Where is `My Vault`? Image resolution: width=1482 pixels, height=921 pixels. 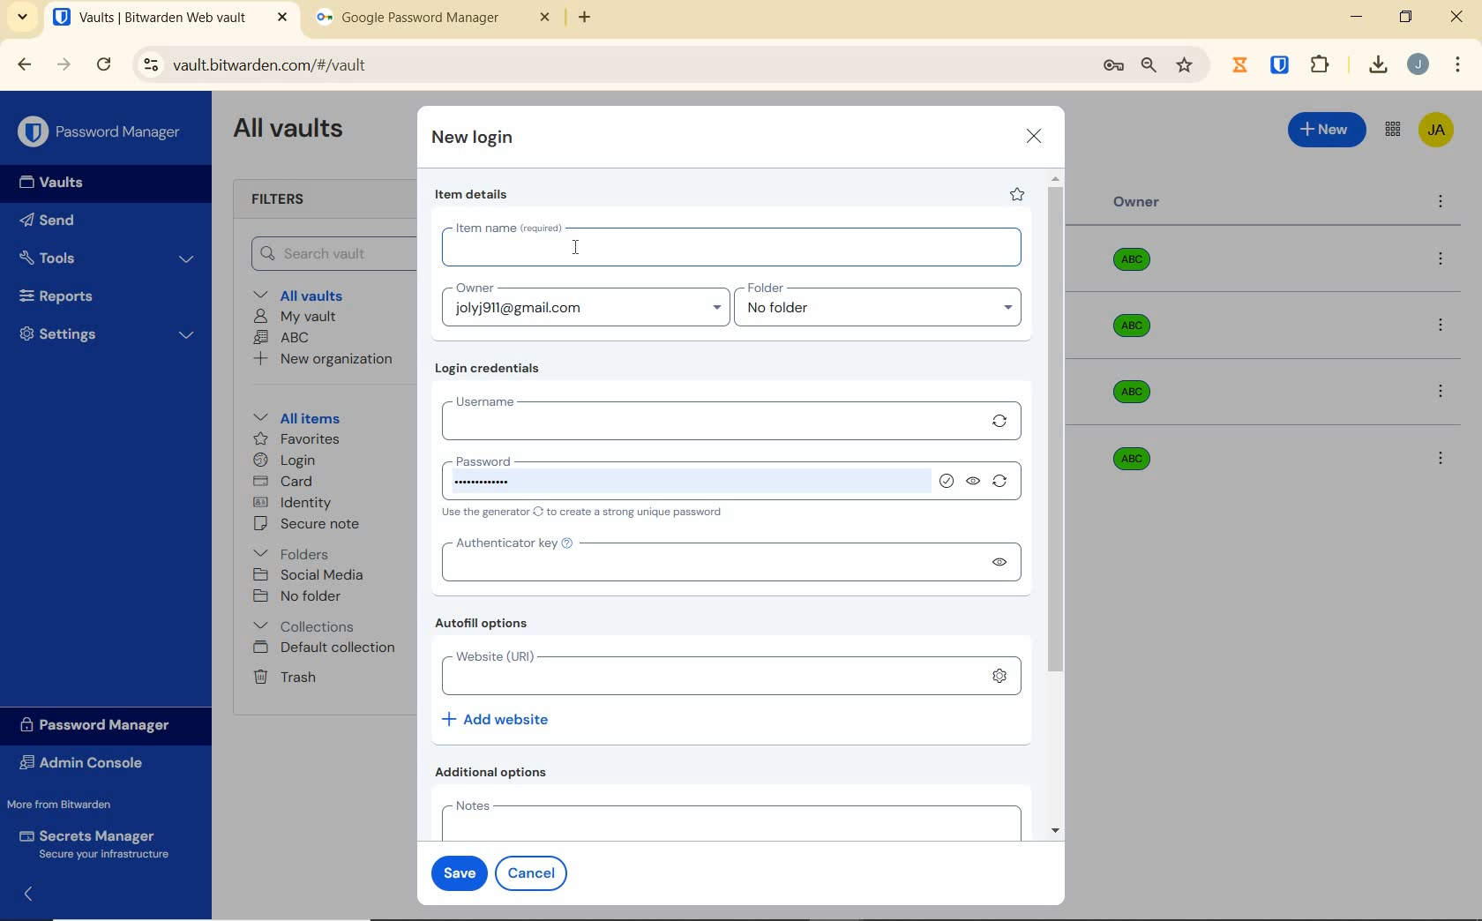 My Vault is located at coordinates (296, 316).